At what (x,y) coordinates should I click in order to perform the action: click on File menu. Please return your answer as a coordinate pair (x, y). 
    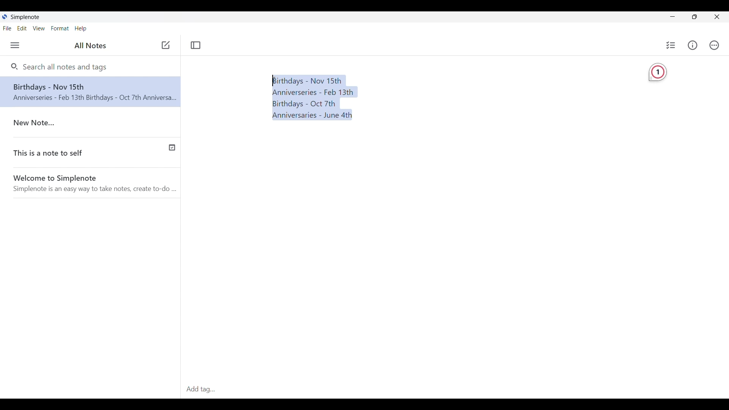
    Looking at the image, I should click on (7, 28).